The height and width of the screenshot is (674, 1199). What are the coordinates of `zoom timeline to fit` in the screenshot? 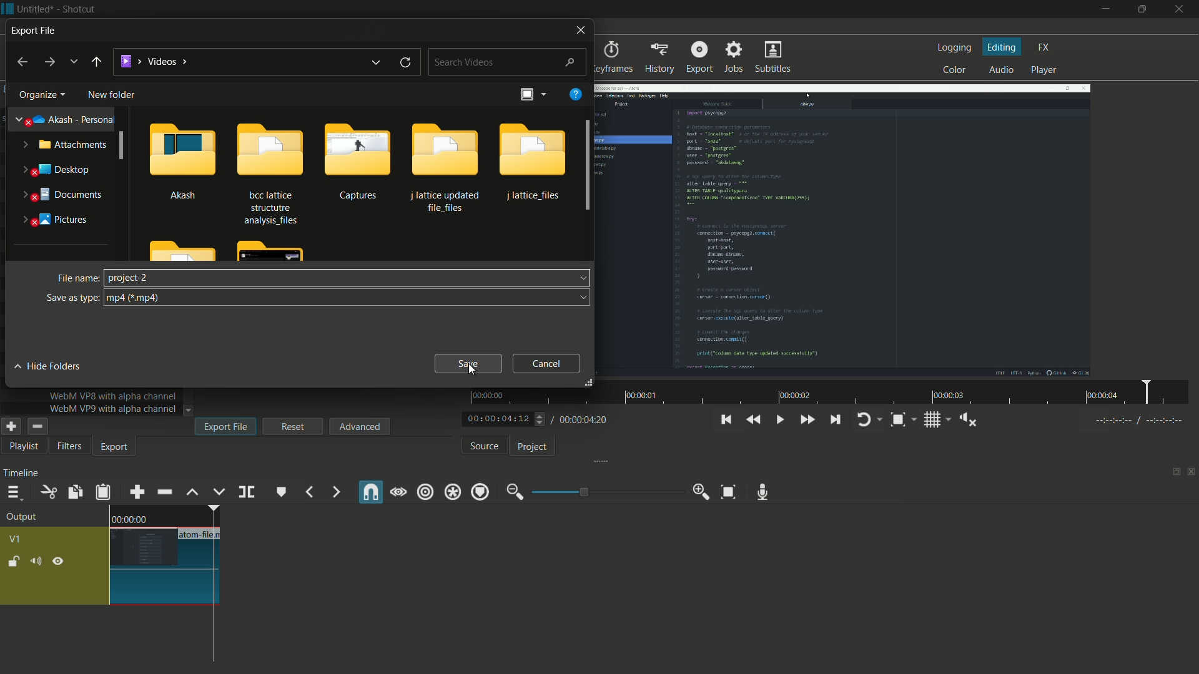 It's located at (726, 491).